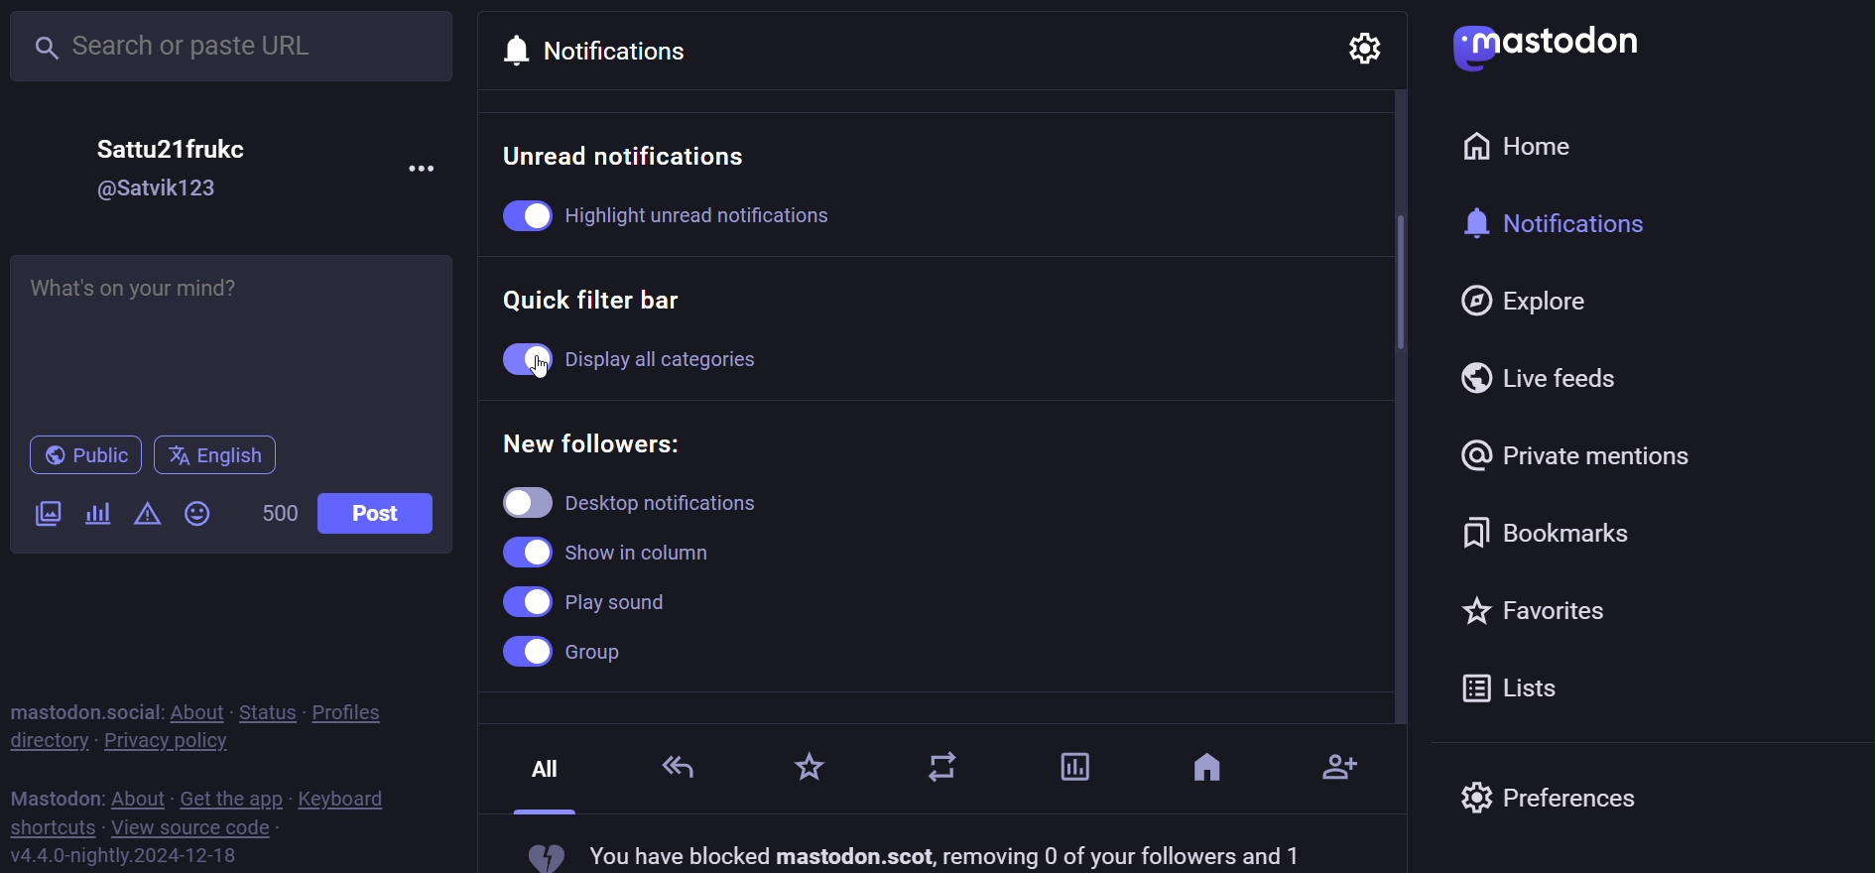 Image resolution: width=1875 pixels, height=873 pixels. Describe the element at coordinates (83, 708) in the screenshot. I see `mastodon social` at that location.